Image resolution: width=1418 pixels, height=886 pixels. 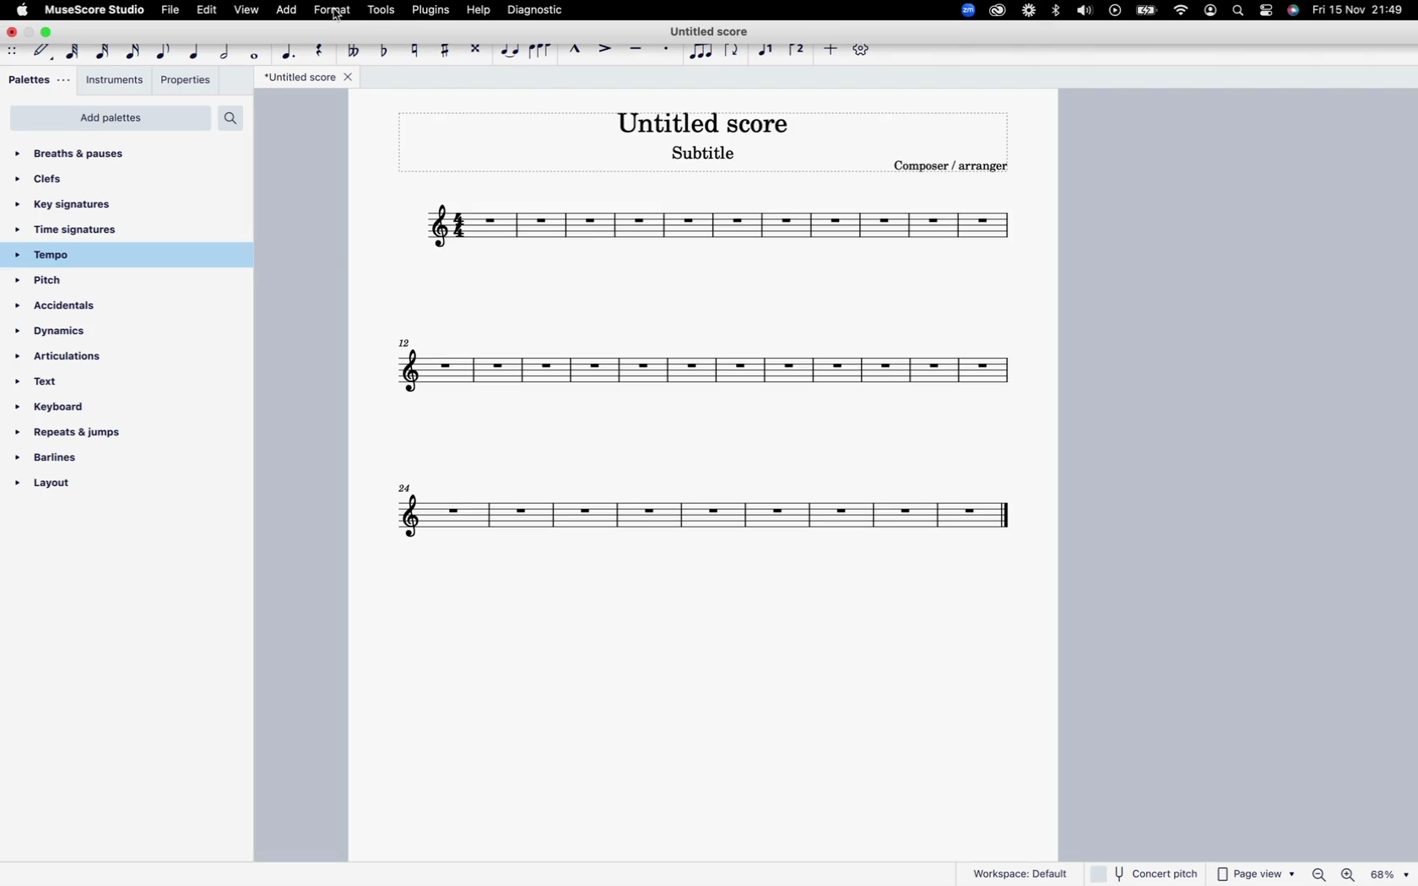 What do you see at coordinates (387, 51) in the screenshot?
I see `toggle flat` at bounding box center [387, 51].